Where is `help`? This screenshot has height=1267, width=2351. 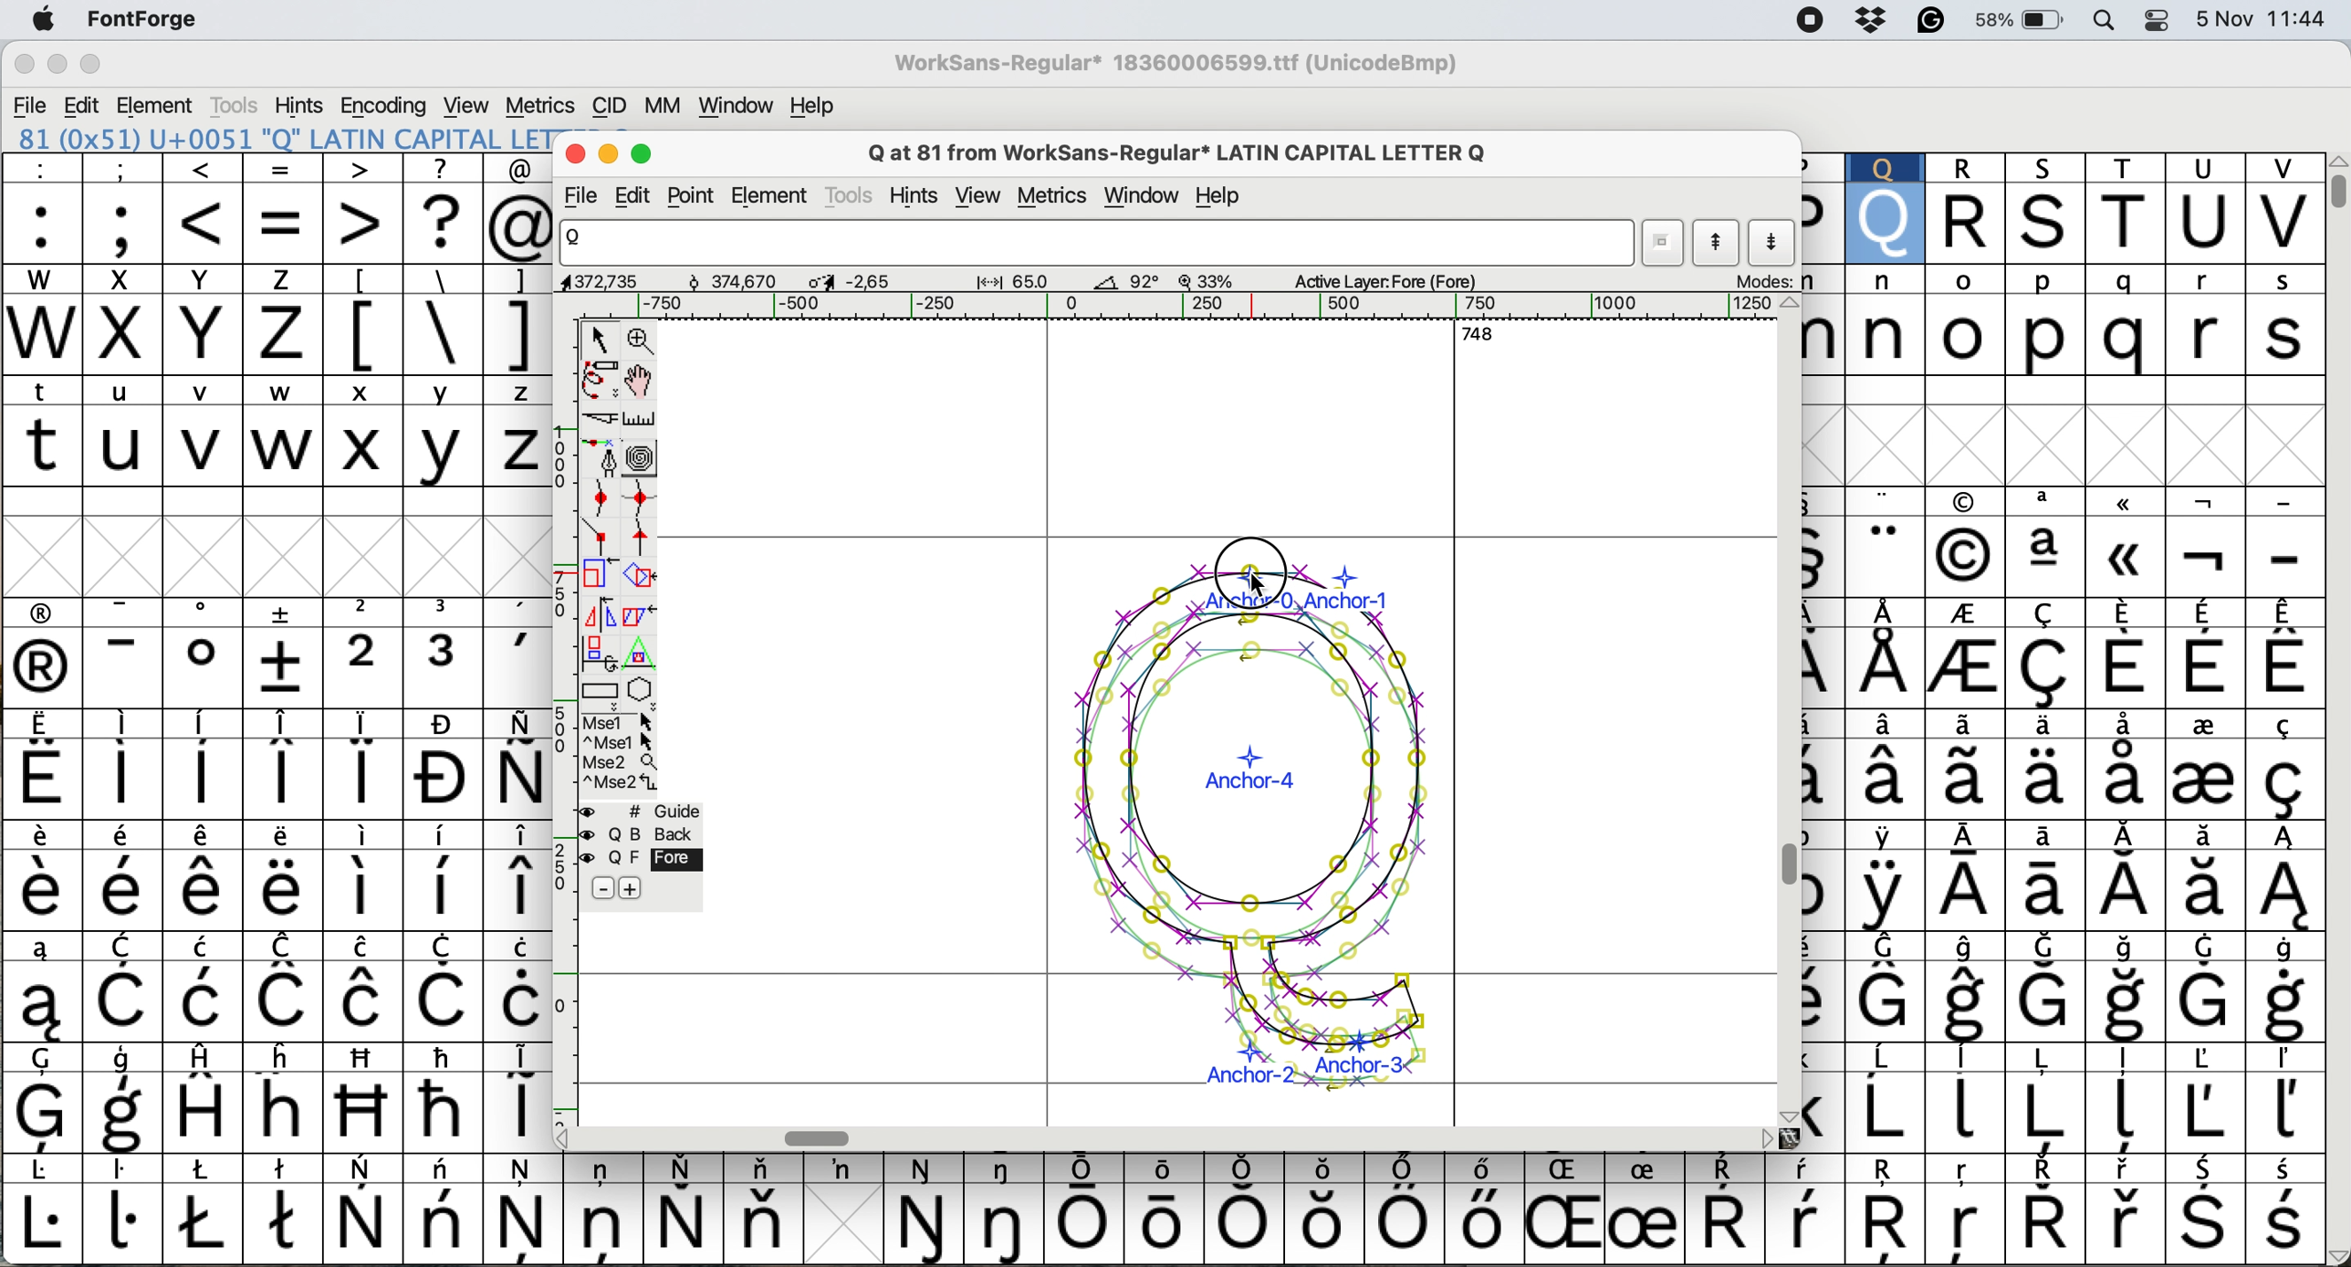
help is located at coordinates (1220, 196).